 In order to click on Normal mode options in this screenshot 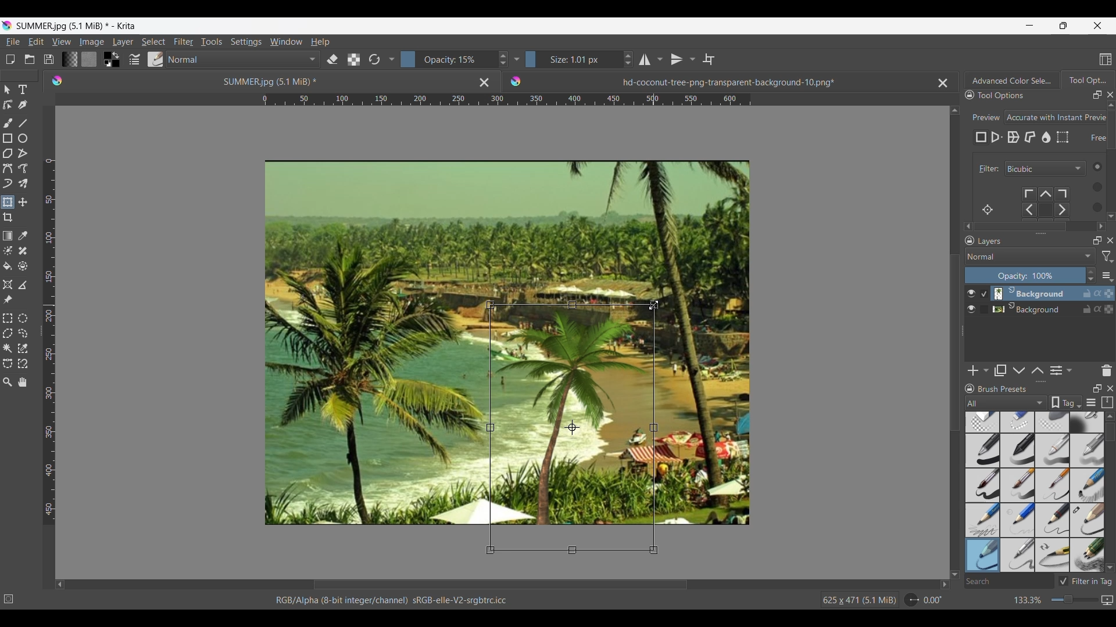, I will do `click(1030, 256)`.